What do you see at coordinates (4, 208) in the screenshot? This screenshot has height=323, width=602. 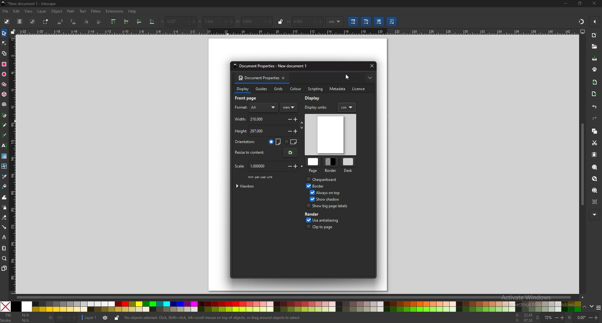 I see `spray` at bounding box center [4, 208].